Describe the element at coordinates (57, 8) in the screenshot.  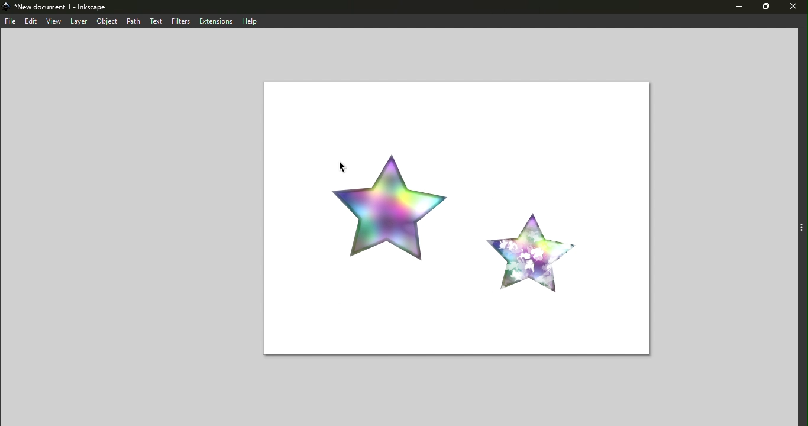
I see `New document 1 - Inkscape` at that location.